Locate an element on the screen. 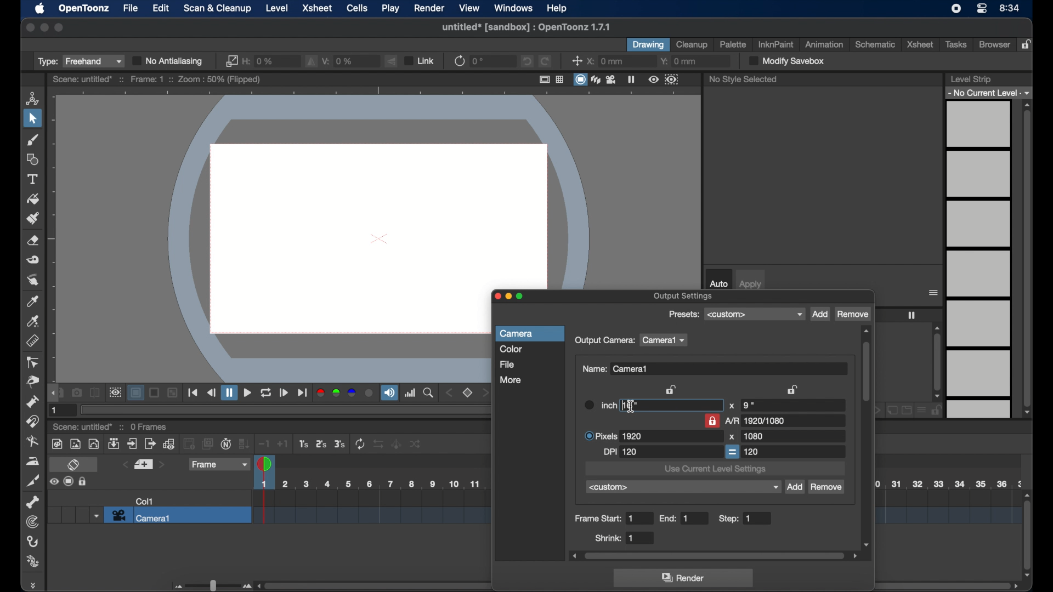  set is located at coordinates (143, 465).